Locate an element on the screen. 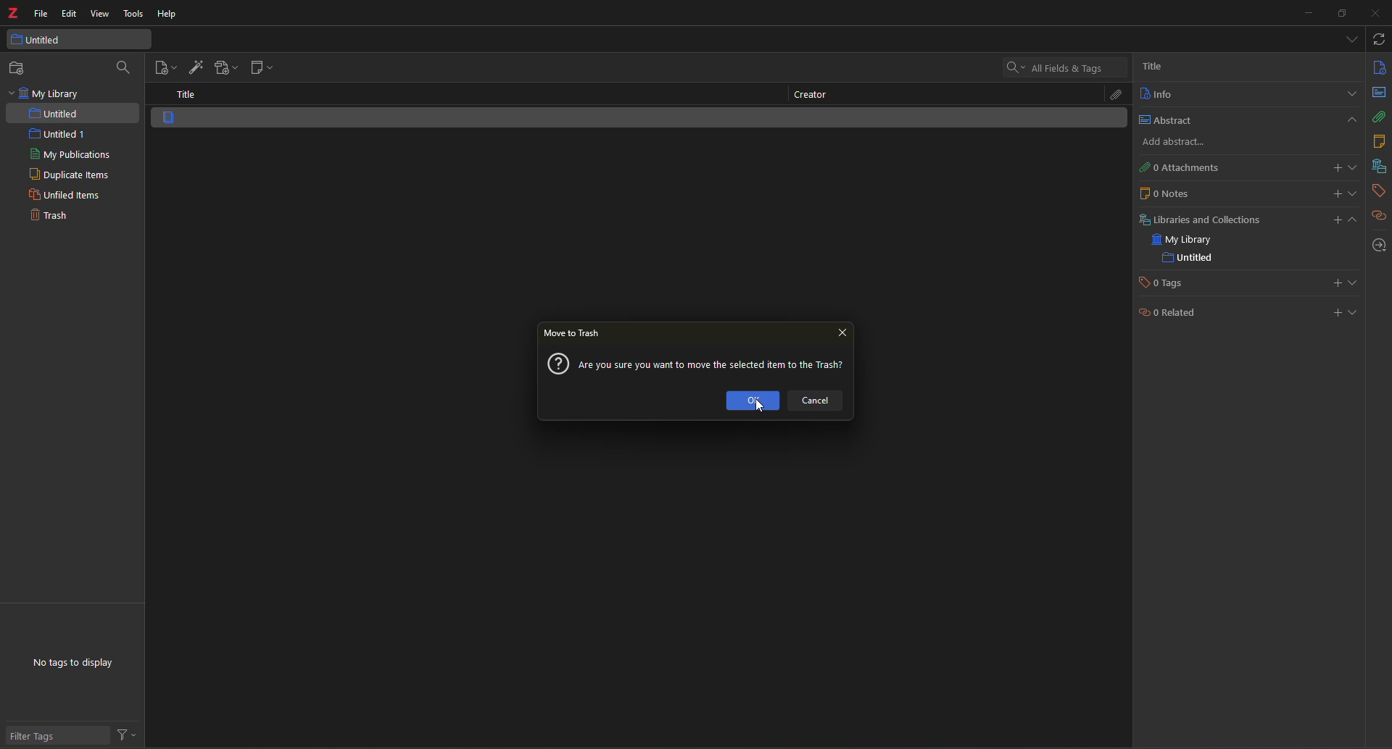 The image size is (1392, 749). abstract is located at coordinates (1380, 92).